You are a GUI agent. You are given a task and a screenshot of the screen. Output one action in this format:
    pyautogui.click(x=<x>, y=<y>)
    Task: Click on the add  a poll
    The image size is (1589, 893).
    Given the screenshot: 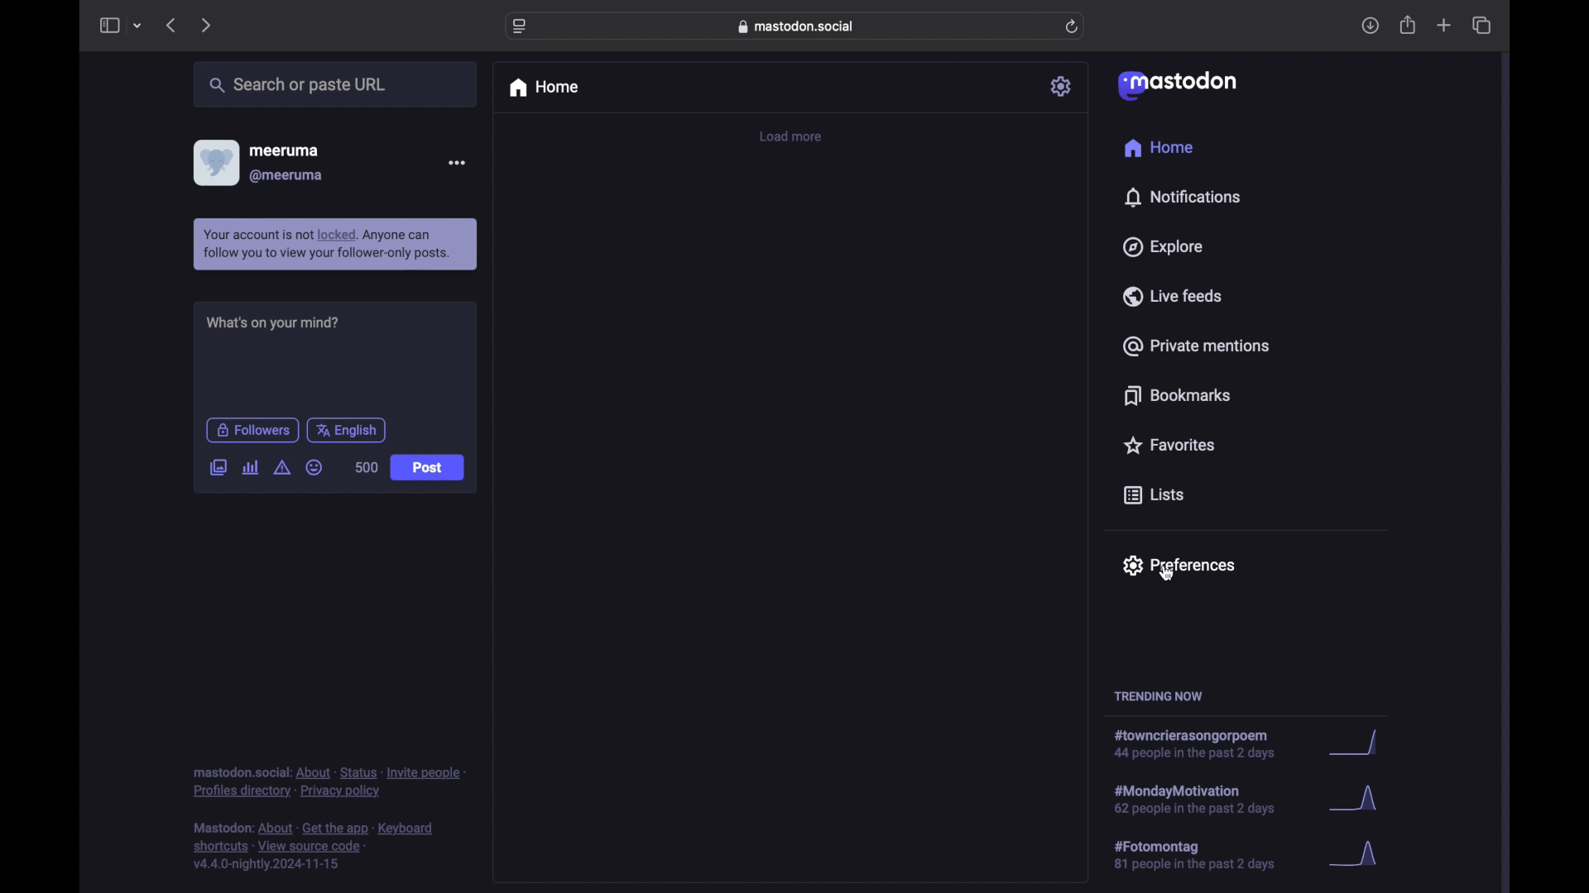 What is the action you would take?
    pyautogui.click(x=249, y=466)
    